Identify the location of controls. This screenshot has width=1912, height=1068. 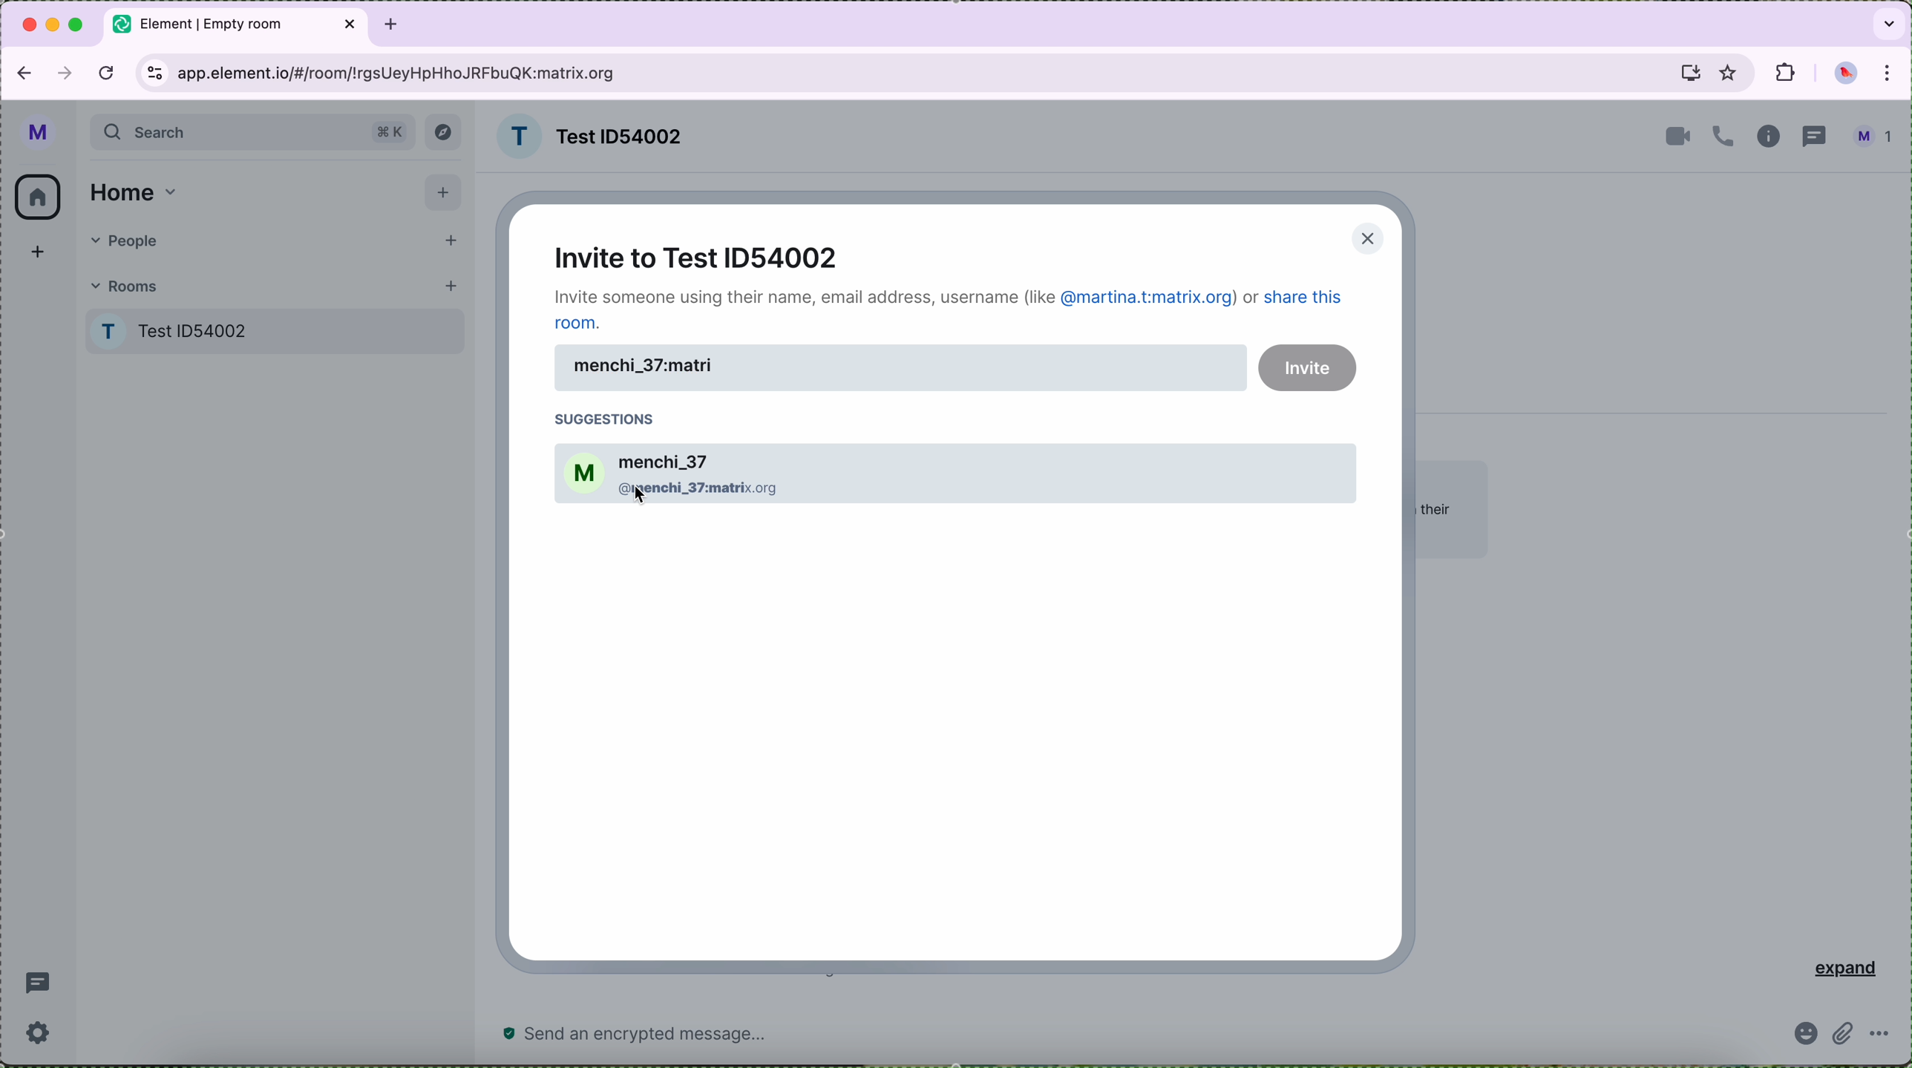
(154, 73).